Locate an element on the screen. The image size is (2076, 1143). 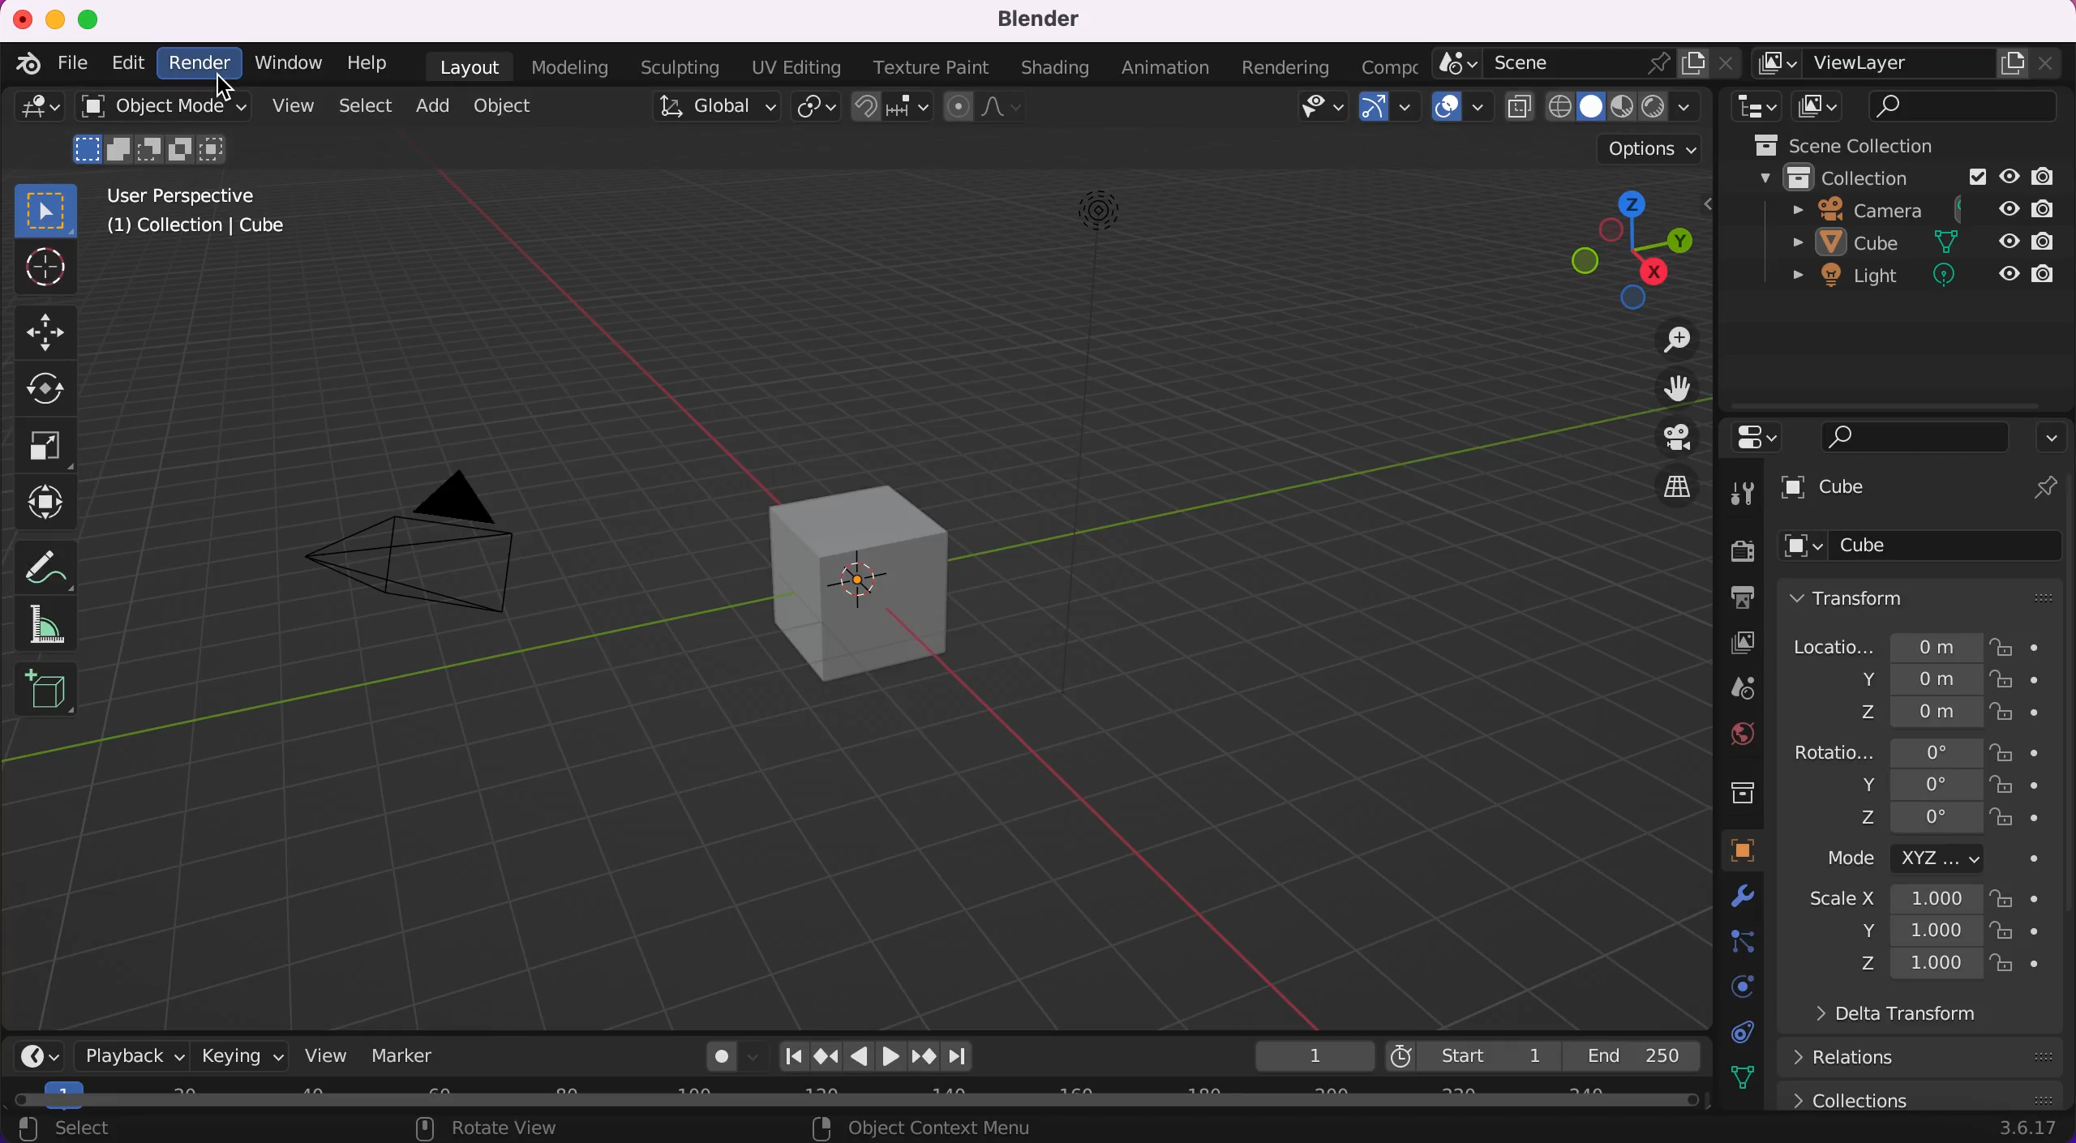
select box is located at coordinates (45, 209).